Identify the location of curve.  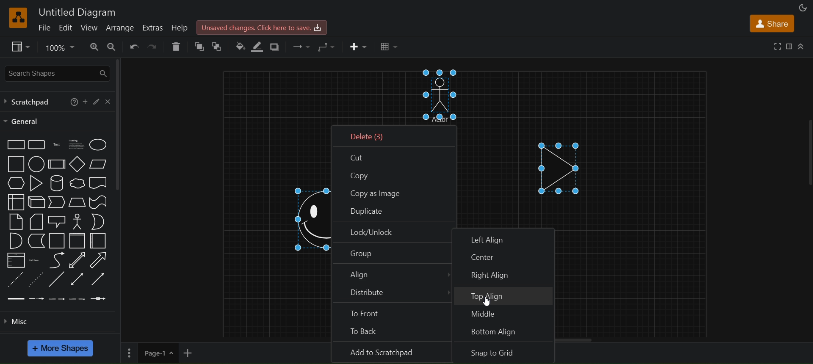
(56, 260).